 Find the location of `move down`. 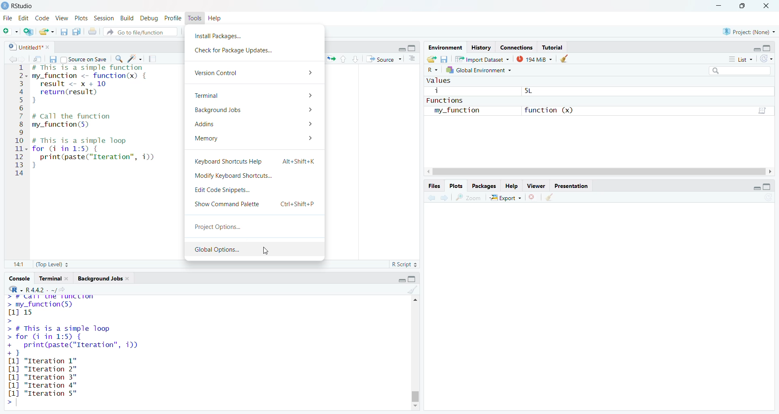

move down is located at coordinates (415, 407).